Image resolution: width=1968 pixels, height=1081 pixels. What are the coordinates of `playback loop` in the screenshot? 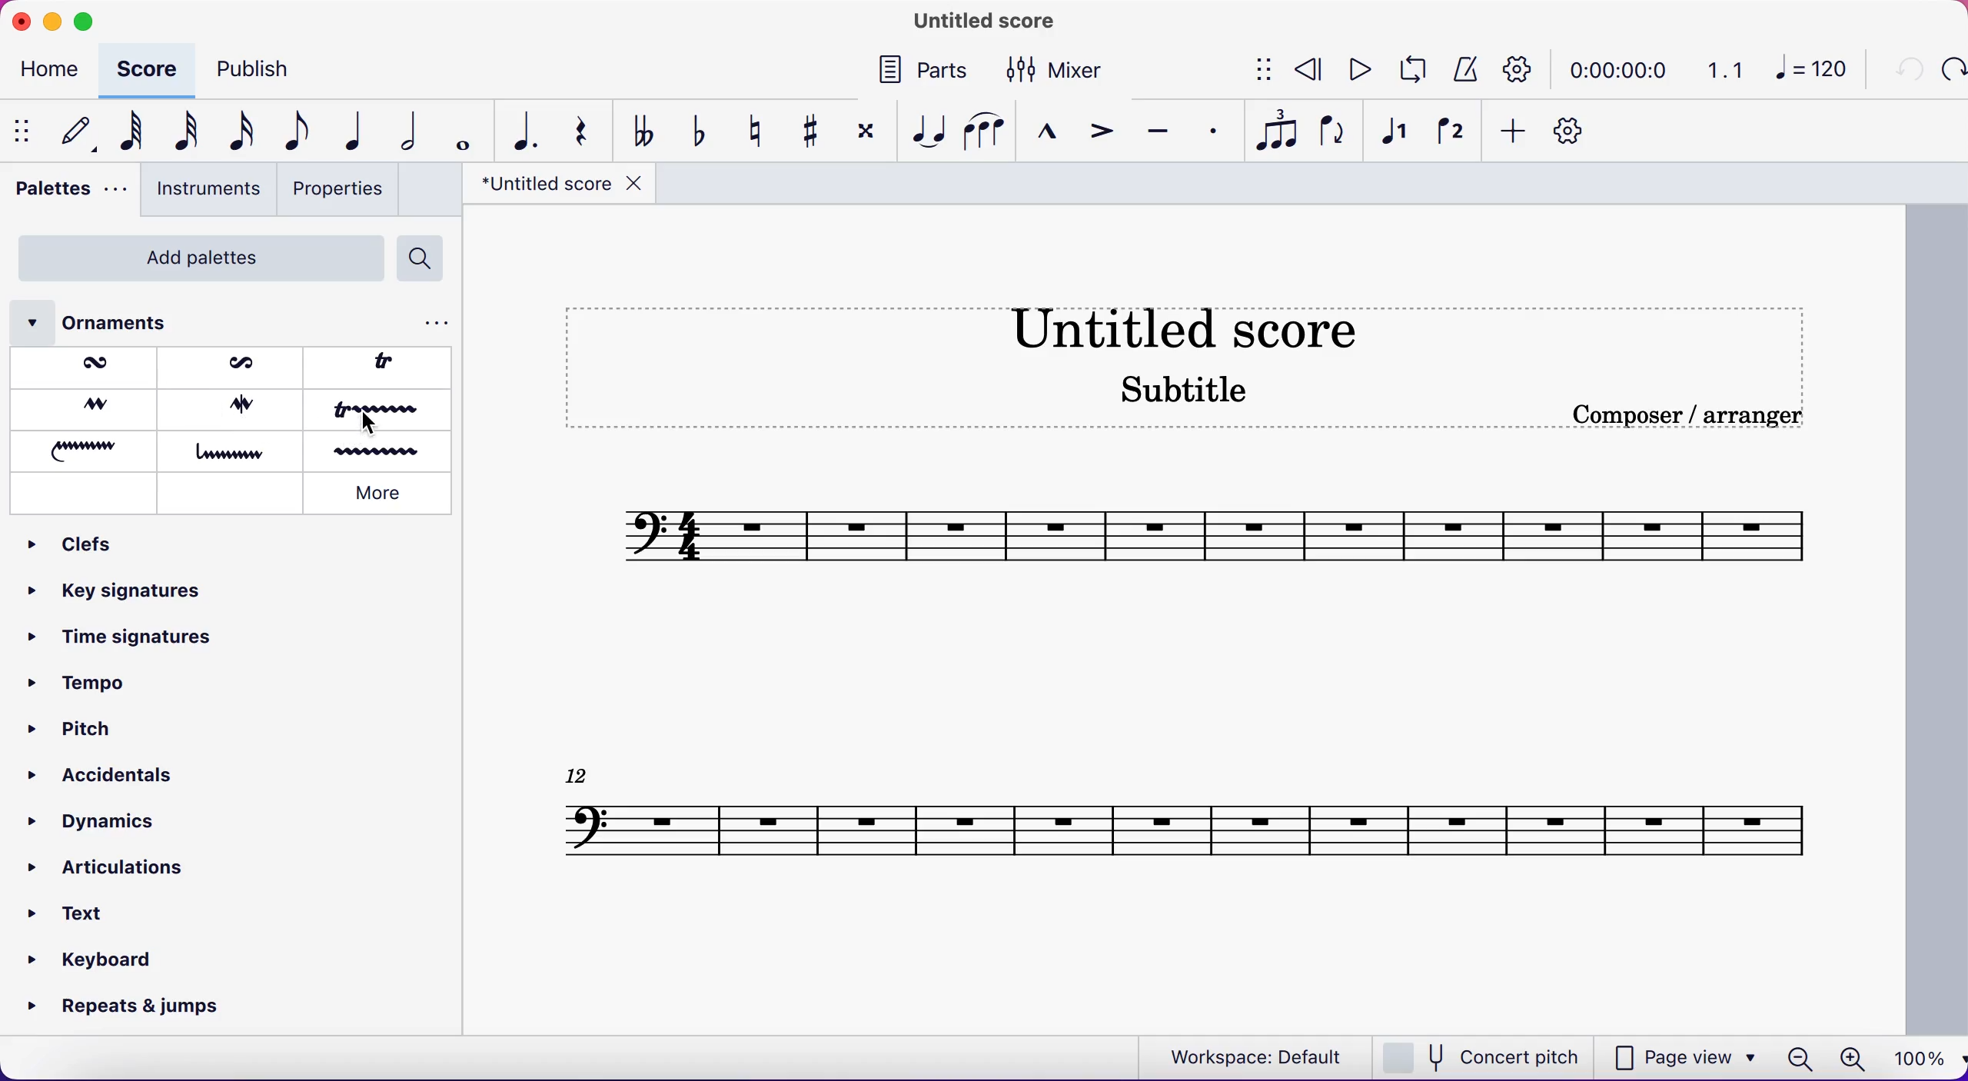 It's located at (1411, 72).